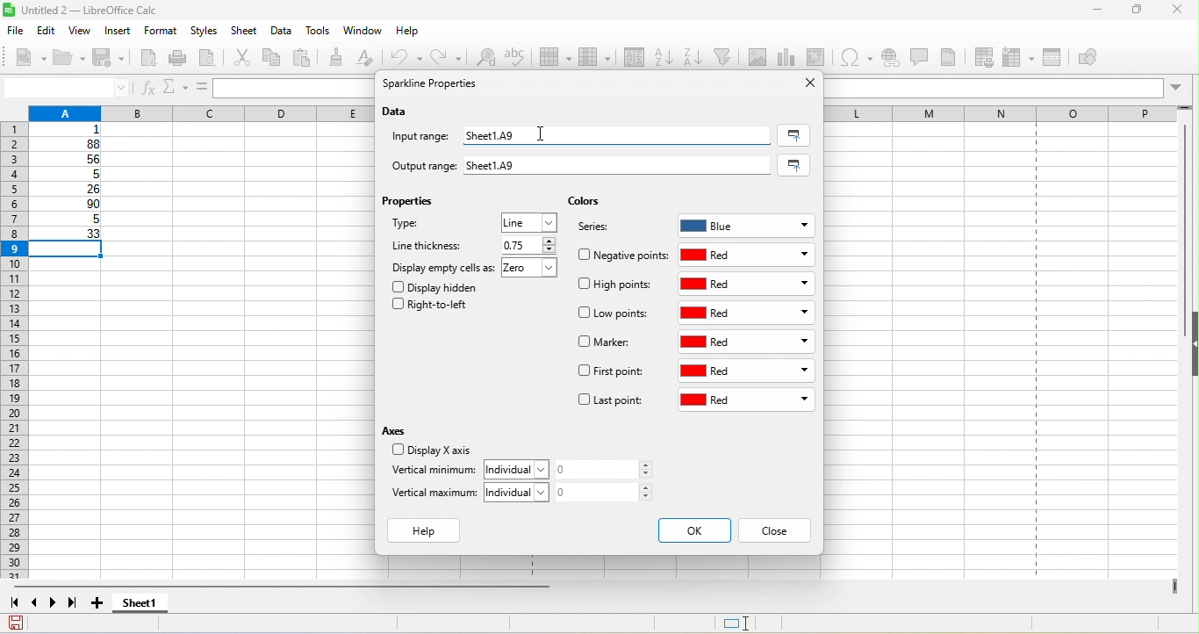  Describe the element at coordinates (200, 87) in the screenshot. I see `formula` at that location.